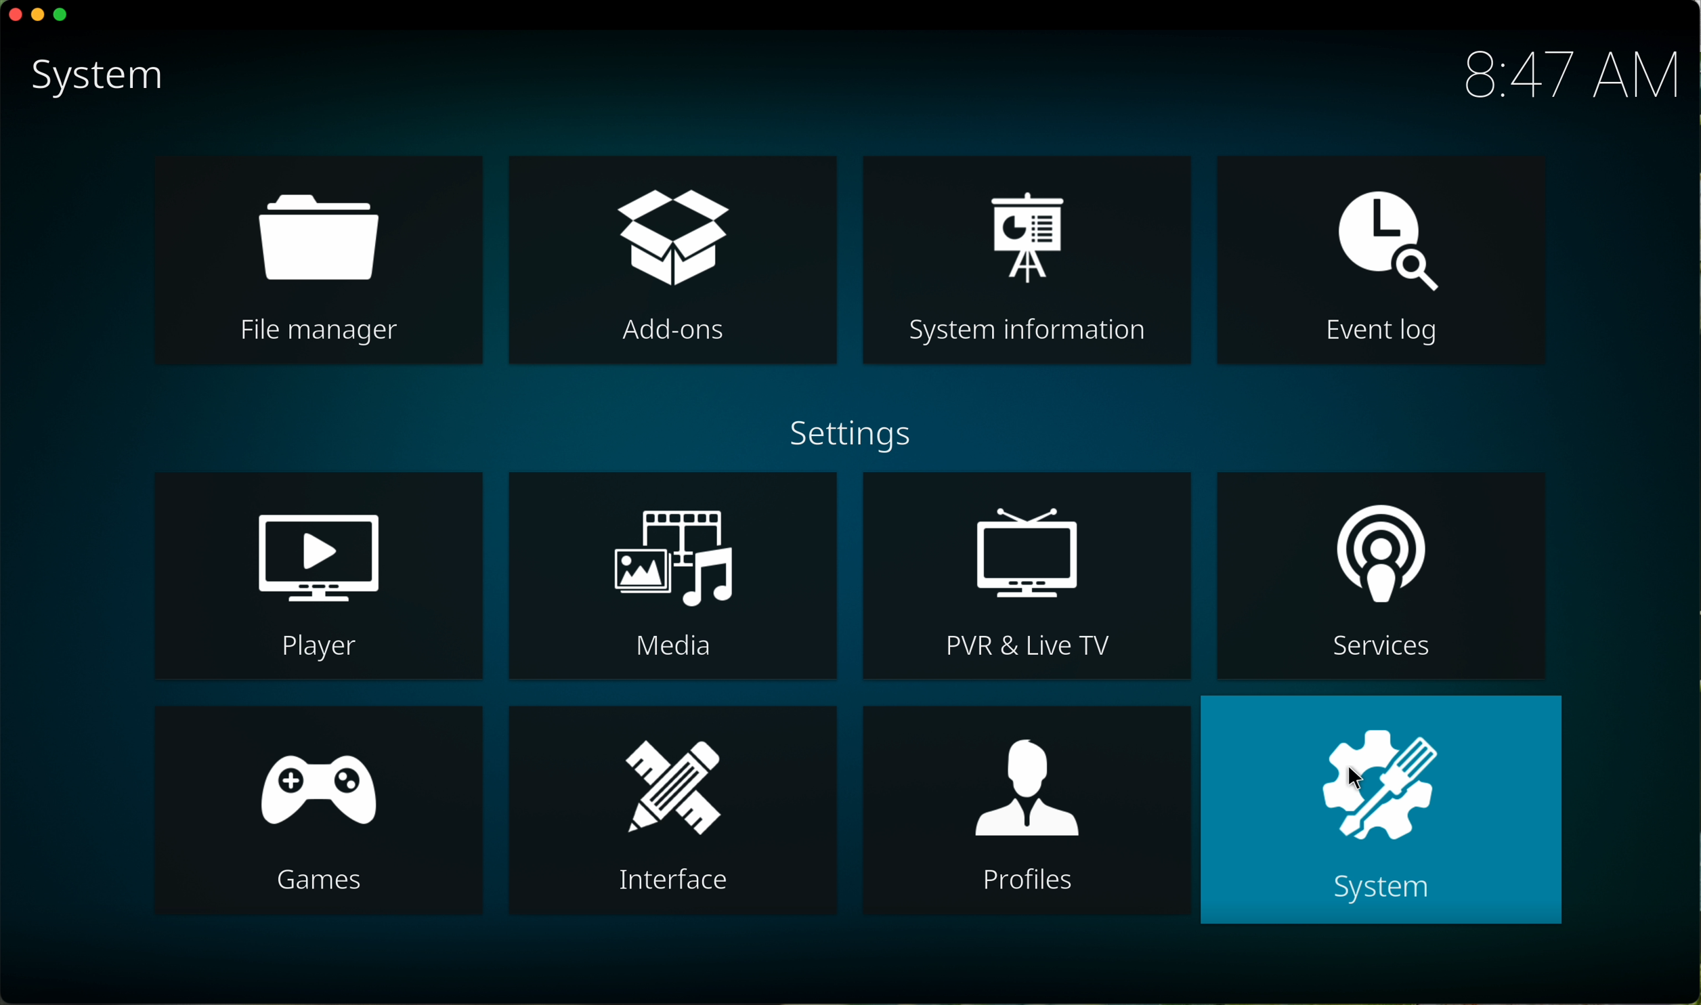 The width and height of the screenshot is (1701, 1005). What do you see at coordinates (322, 809) in the screenshot?
I see `games` at bounding box center [322, 809].